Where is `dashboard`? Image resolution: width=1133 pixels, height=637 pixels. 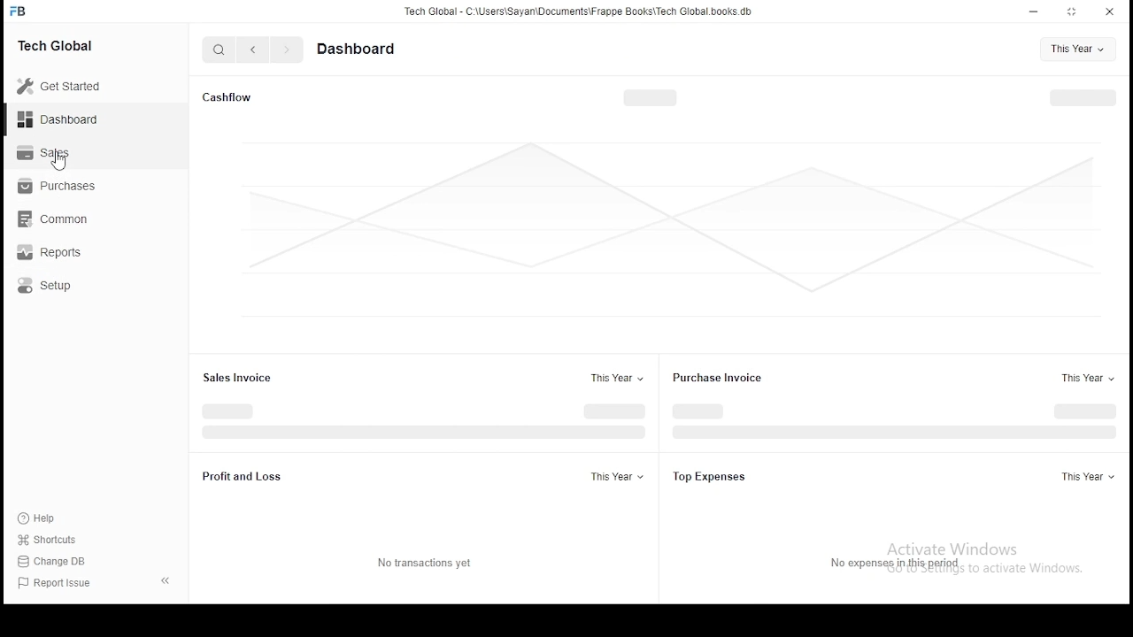 dashboard is located at coordinates (364, 48).